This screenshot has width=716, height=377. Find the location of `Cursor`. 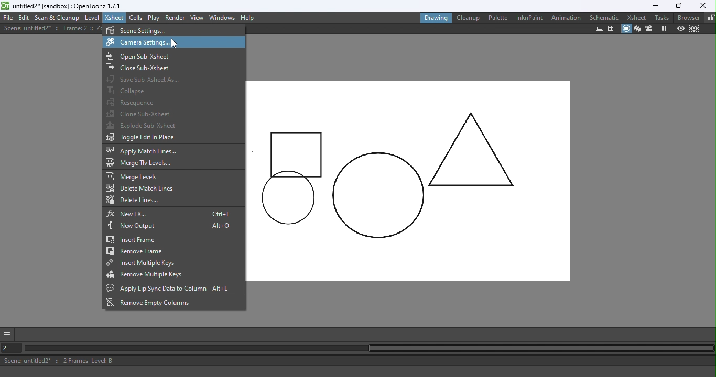

Cursor is located at coordinates (173, 43).